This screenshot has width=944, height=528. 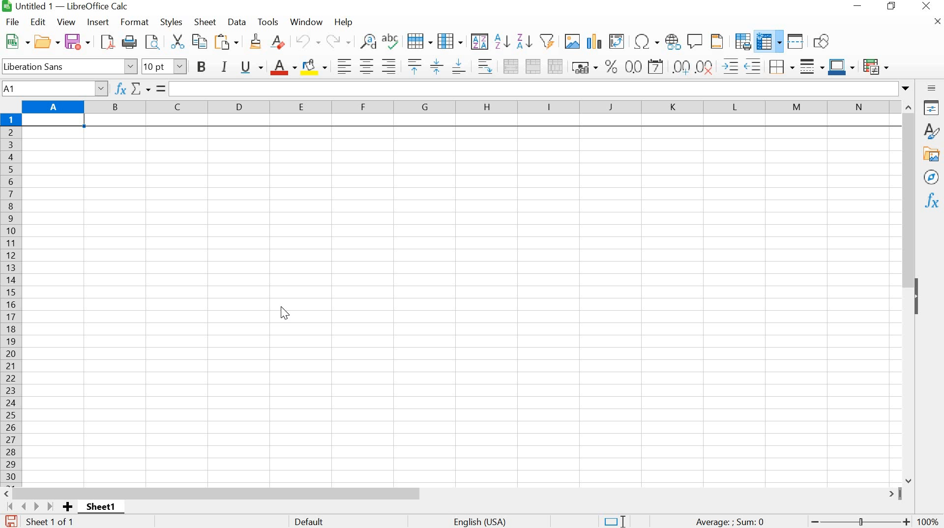 What do you see at coordinates (719, 42) in the screenshot?
I see `HEADERS AND FOOTERS` at bounding box center [719, 42].